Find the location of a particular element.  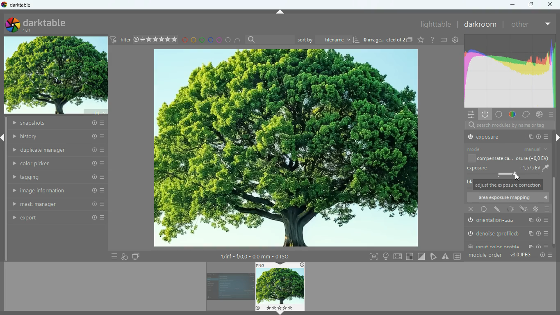

menu is located at coordinates (551, 114).